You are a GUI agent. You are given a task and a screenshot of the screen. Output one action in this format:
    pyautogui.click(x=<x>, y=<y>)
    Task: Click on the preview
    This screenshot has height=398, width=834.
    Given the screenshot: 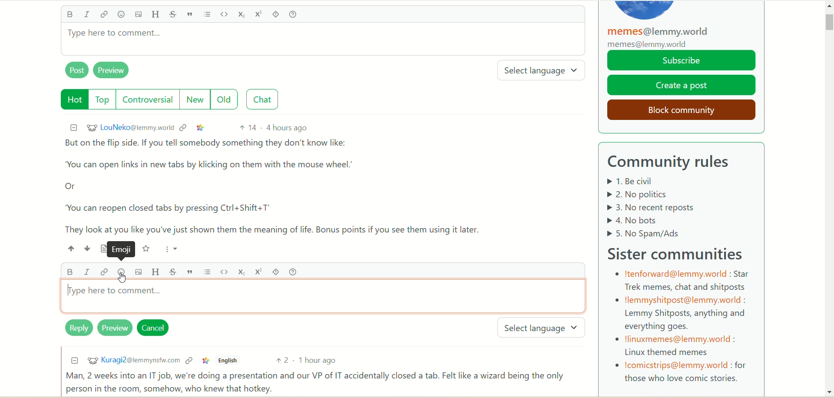 What is the action you would take?
    pyautogui.click(x=114, y=328)
    